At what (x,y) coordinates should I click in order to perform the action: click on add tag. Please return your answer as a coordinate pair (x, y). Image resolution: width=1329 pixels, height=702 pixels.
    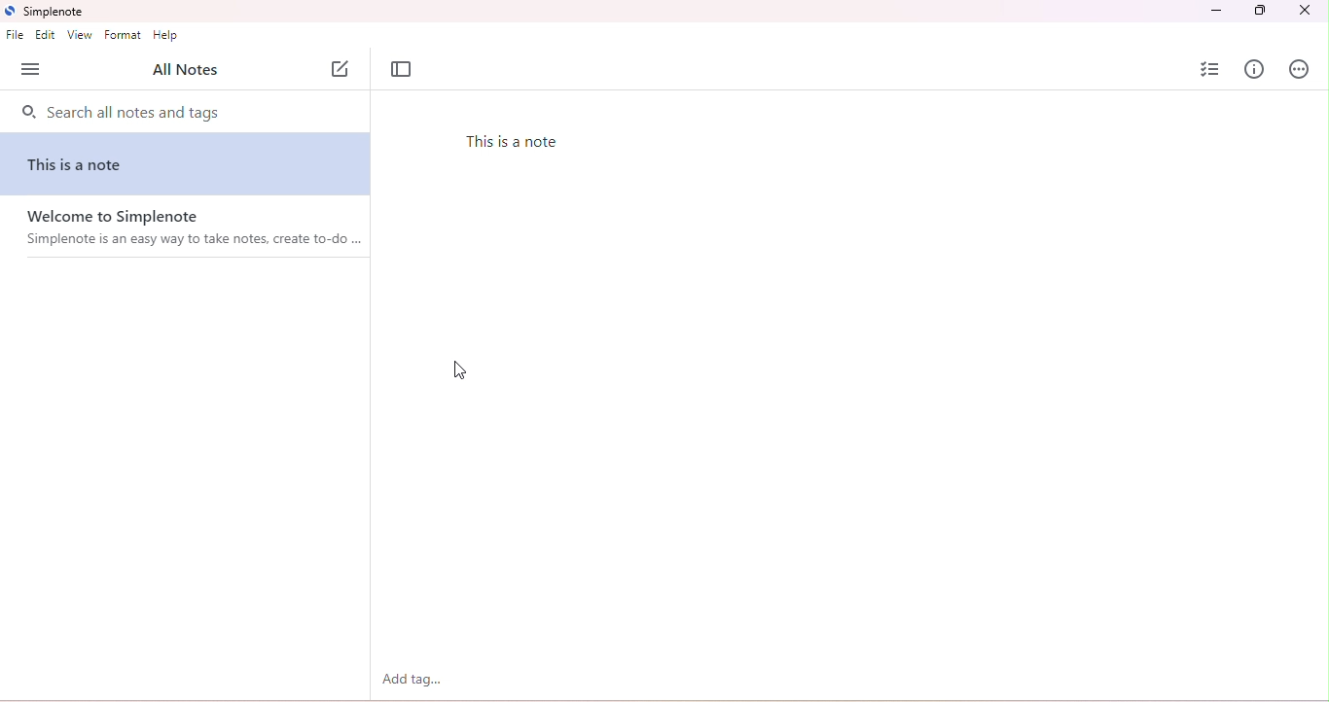
    Looking at the image, I should click on (412, 679).